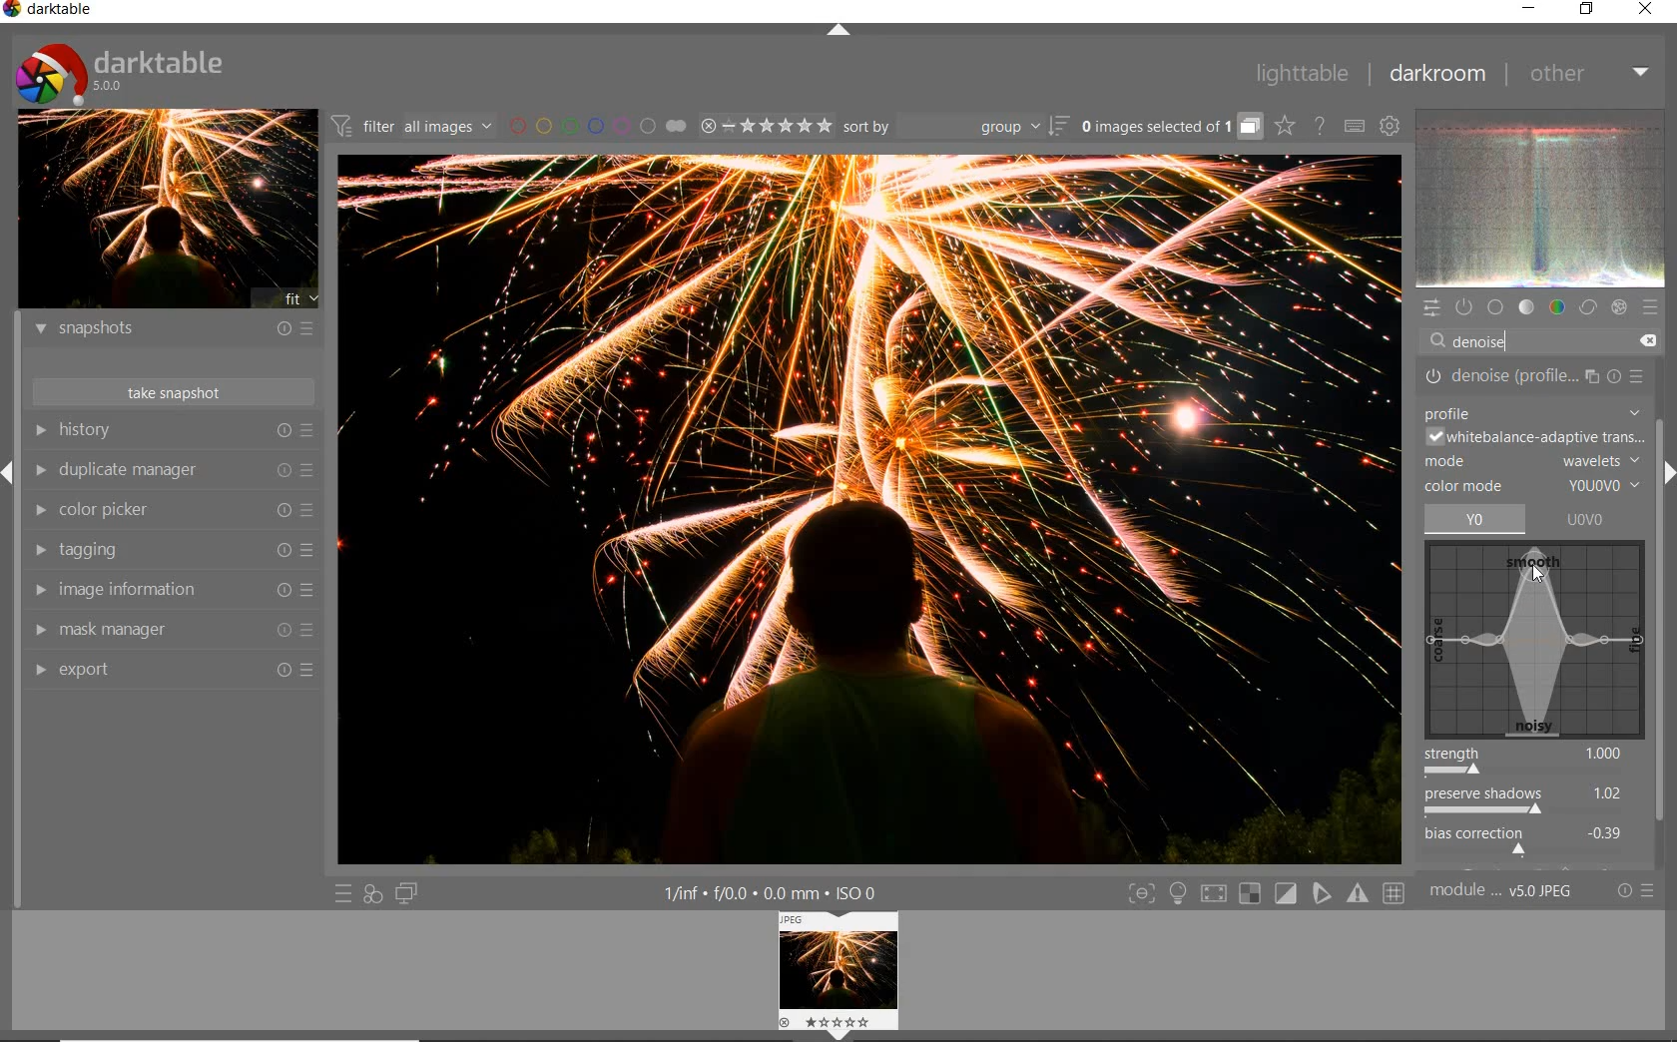 Image resolution: width=1677 pixels, height=1042 pixels. Describe the element at coordinates (1299, 72) in the screenshot. I see `lighttable` at that location.